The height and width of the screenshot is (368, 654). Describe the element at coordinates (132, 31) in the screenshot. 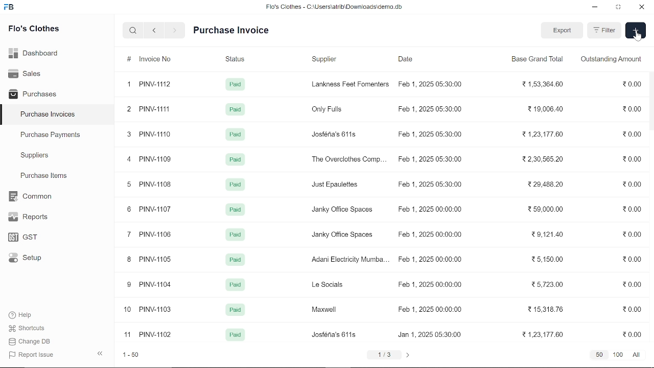

I see `serach` at that location.